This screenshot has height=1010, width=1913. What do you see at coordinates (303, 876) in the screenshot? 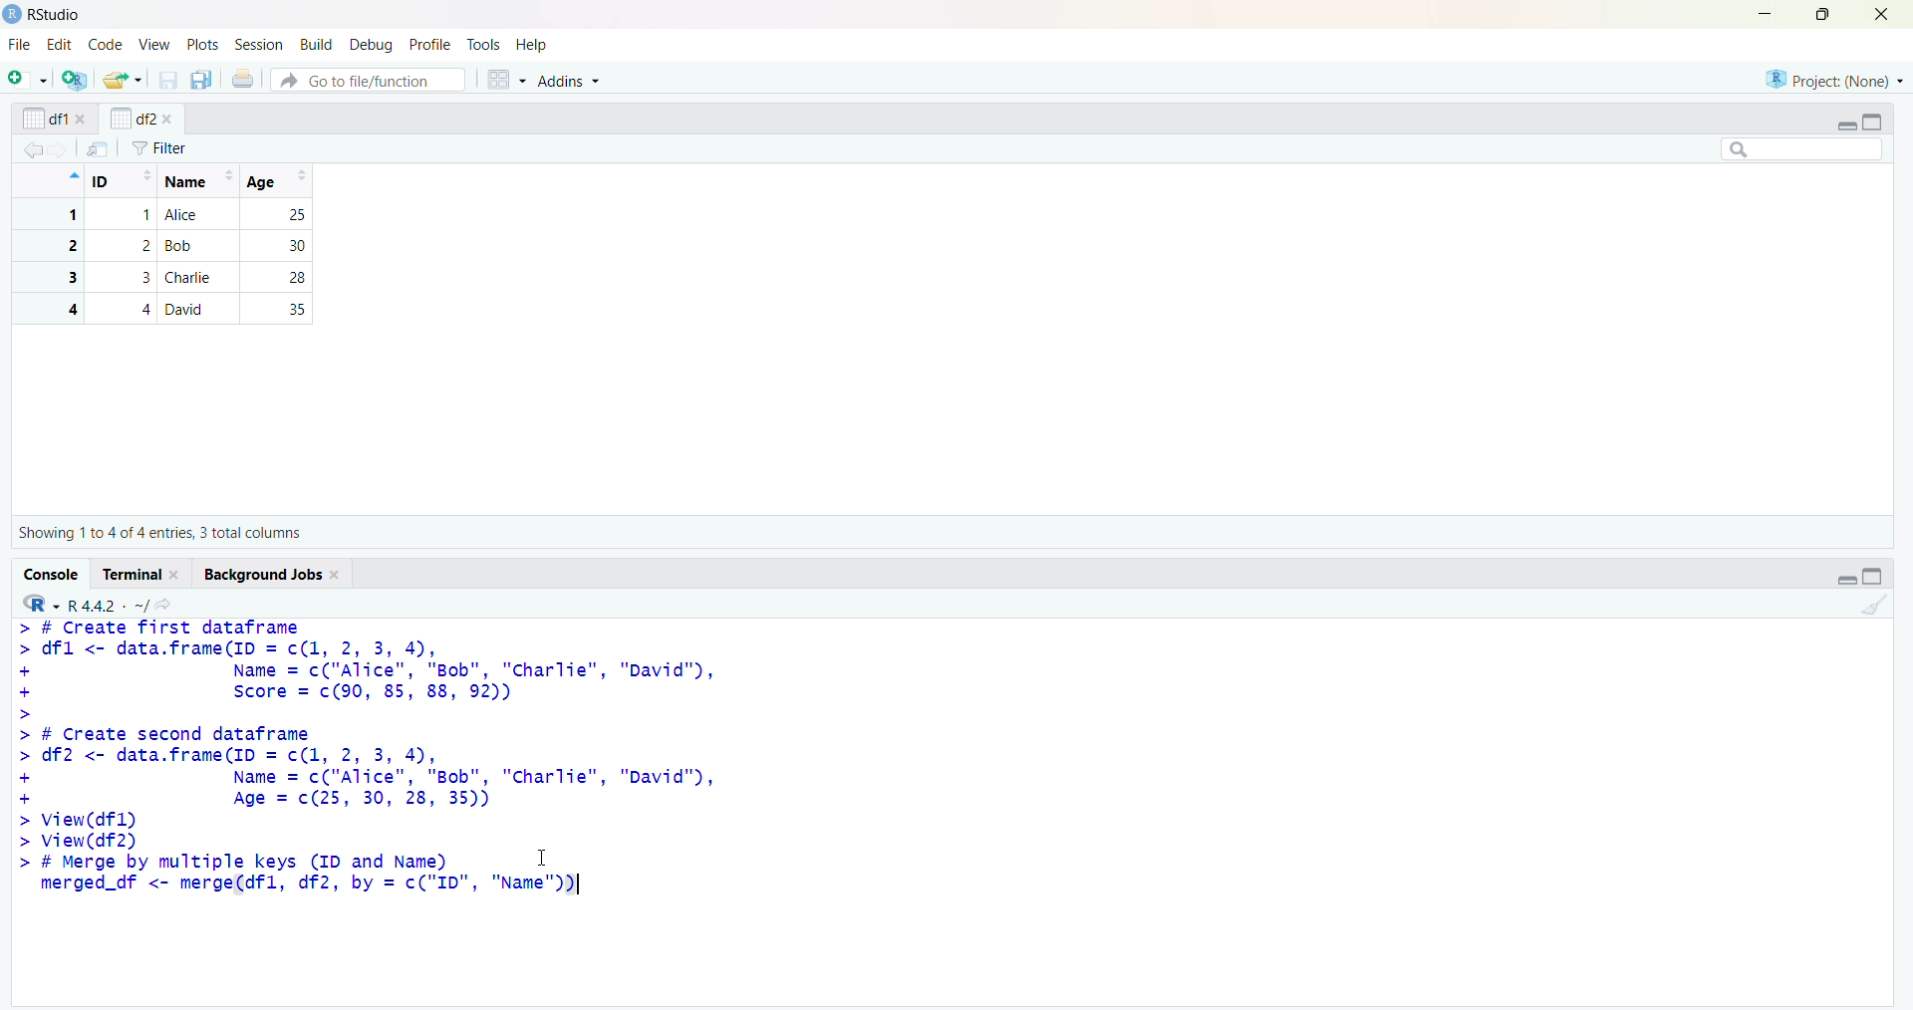
I see `> # Merge by multiple keys (ID and Name) 1merged_df <- merge(dfl, df2, by = c("ID", "Name"))` at bounding box center [303, 876].